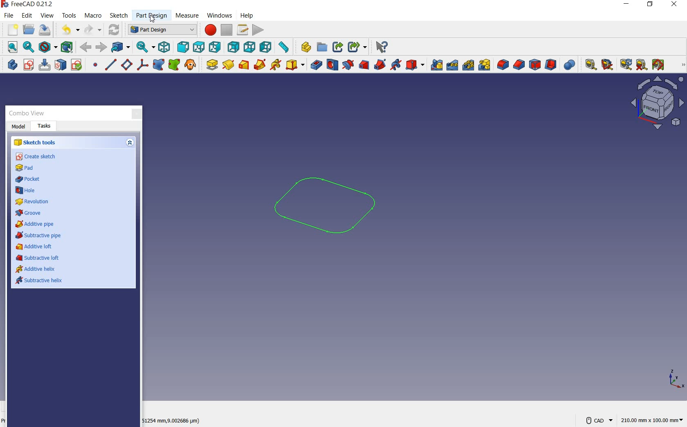  I want to click on additive loft, so click(244, 66).